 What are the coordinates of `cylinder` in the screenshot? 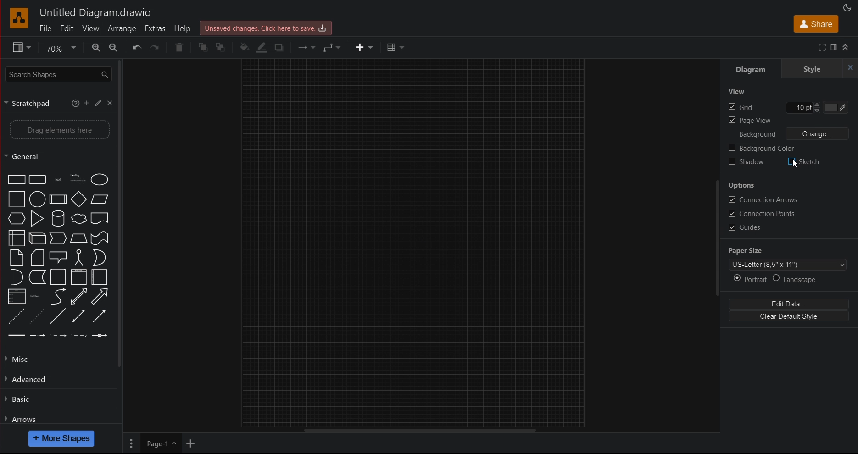 It's located at (57, 219).